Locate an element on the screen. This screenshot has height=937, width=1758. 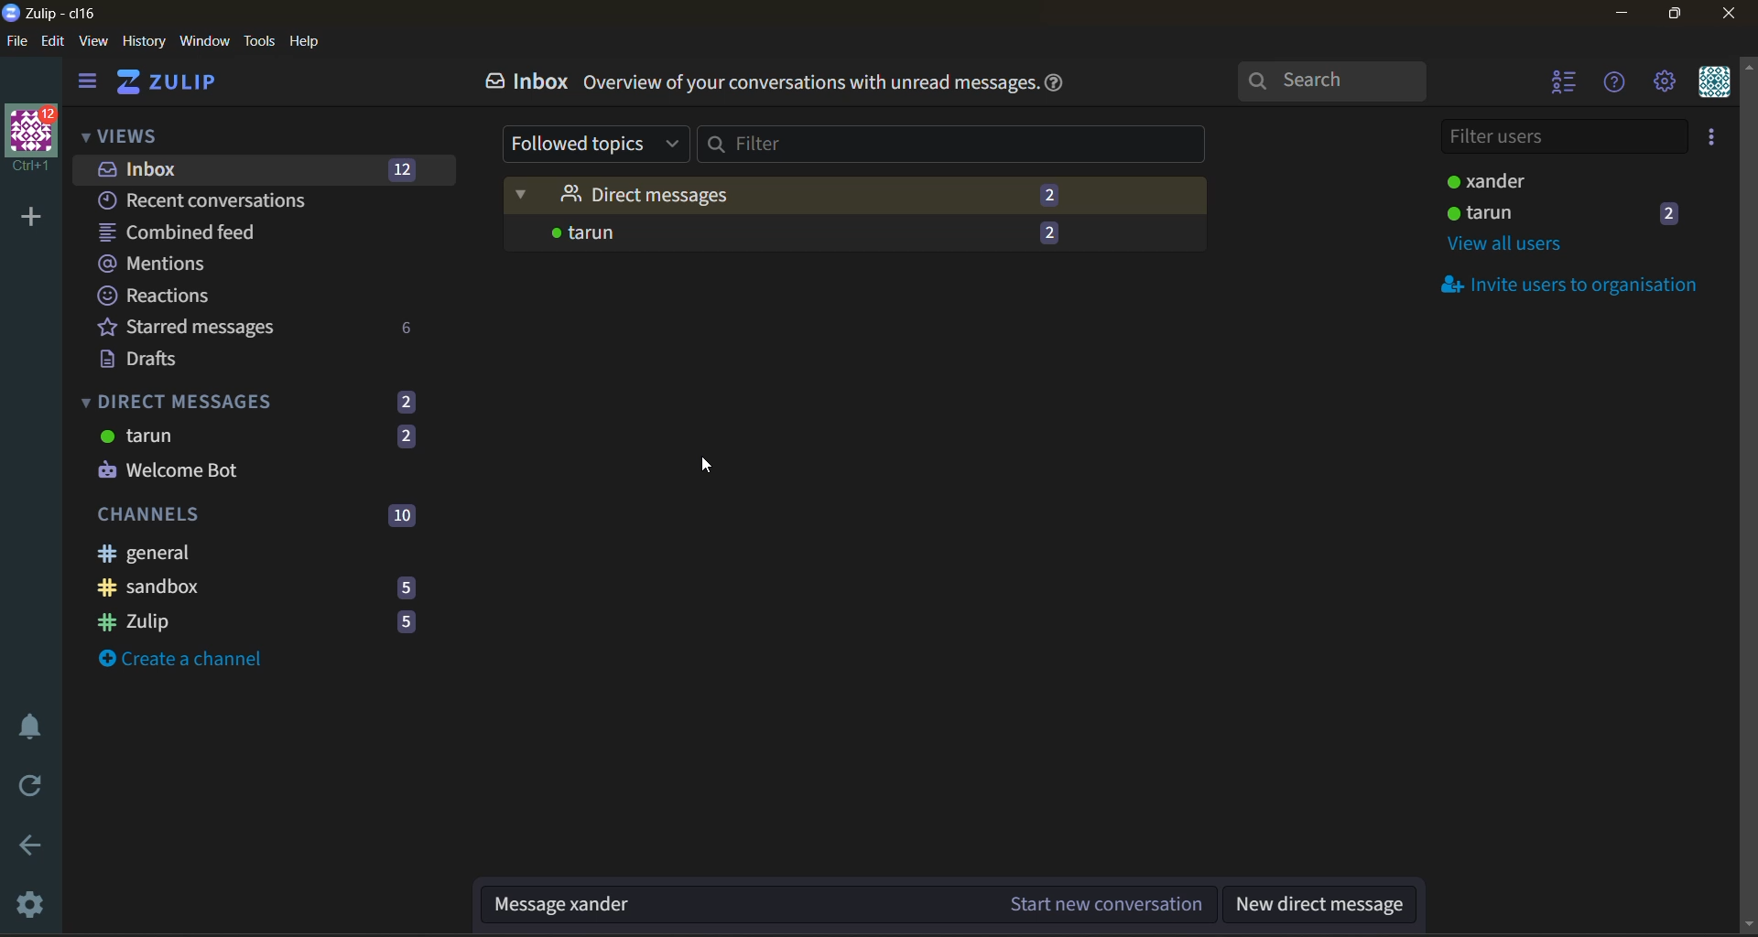
inbox 12 is located at coordinates (253, 167).